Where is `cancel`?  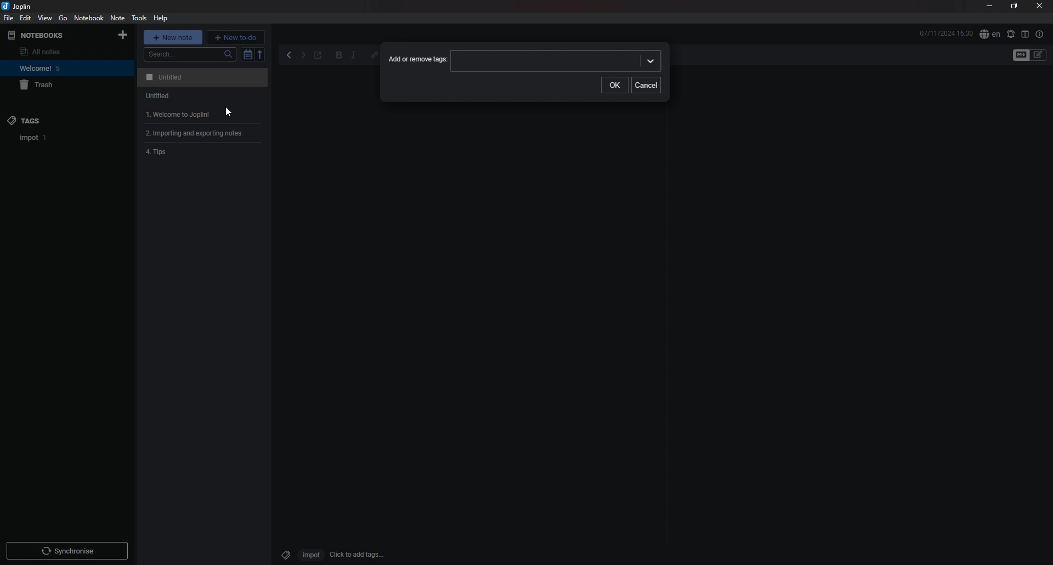 cancel is located at coordinates (648, 85).